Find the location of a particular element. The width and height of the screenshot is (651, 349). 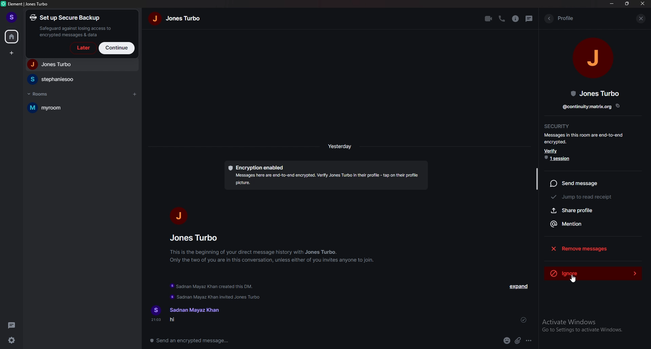

set up a secure backup is located at coordinates (73, 25).